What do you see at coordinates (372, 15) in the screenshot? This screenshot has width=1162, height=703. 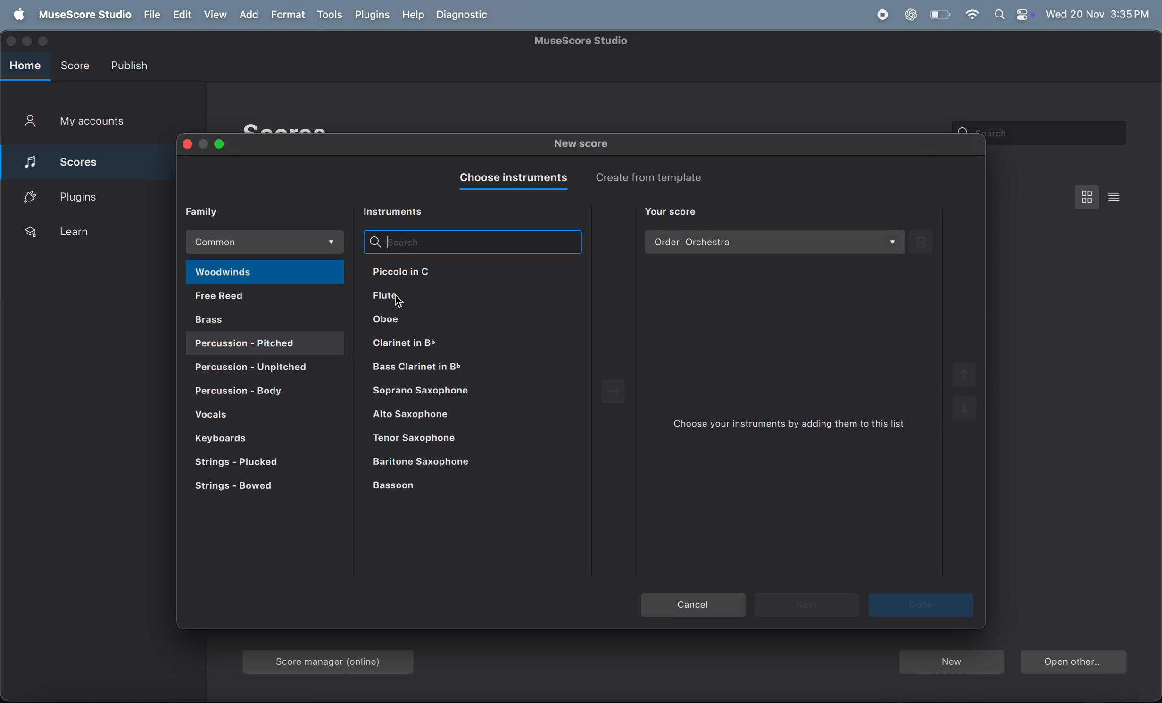 I see `plugins` at bounding box center [372, 15].